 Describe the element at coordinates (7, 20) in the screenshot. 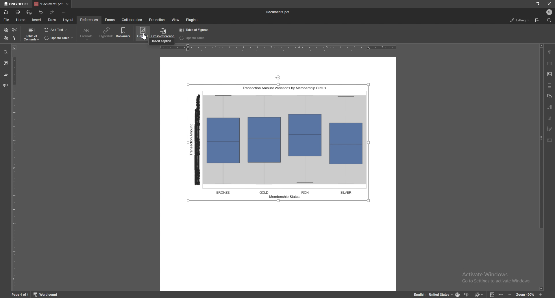

I see `file` at that location.